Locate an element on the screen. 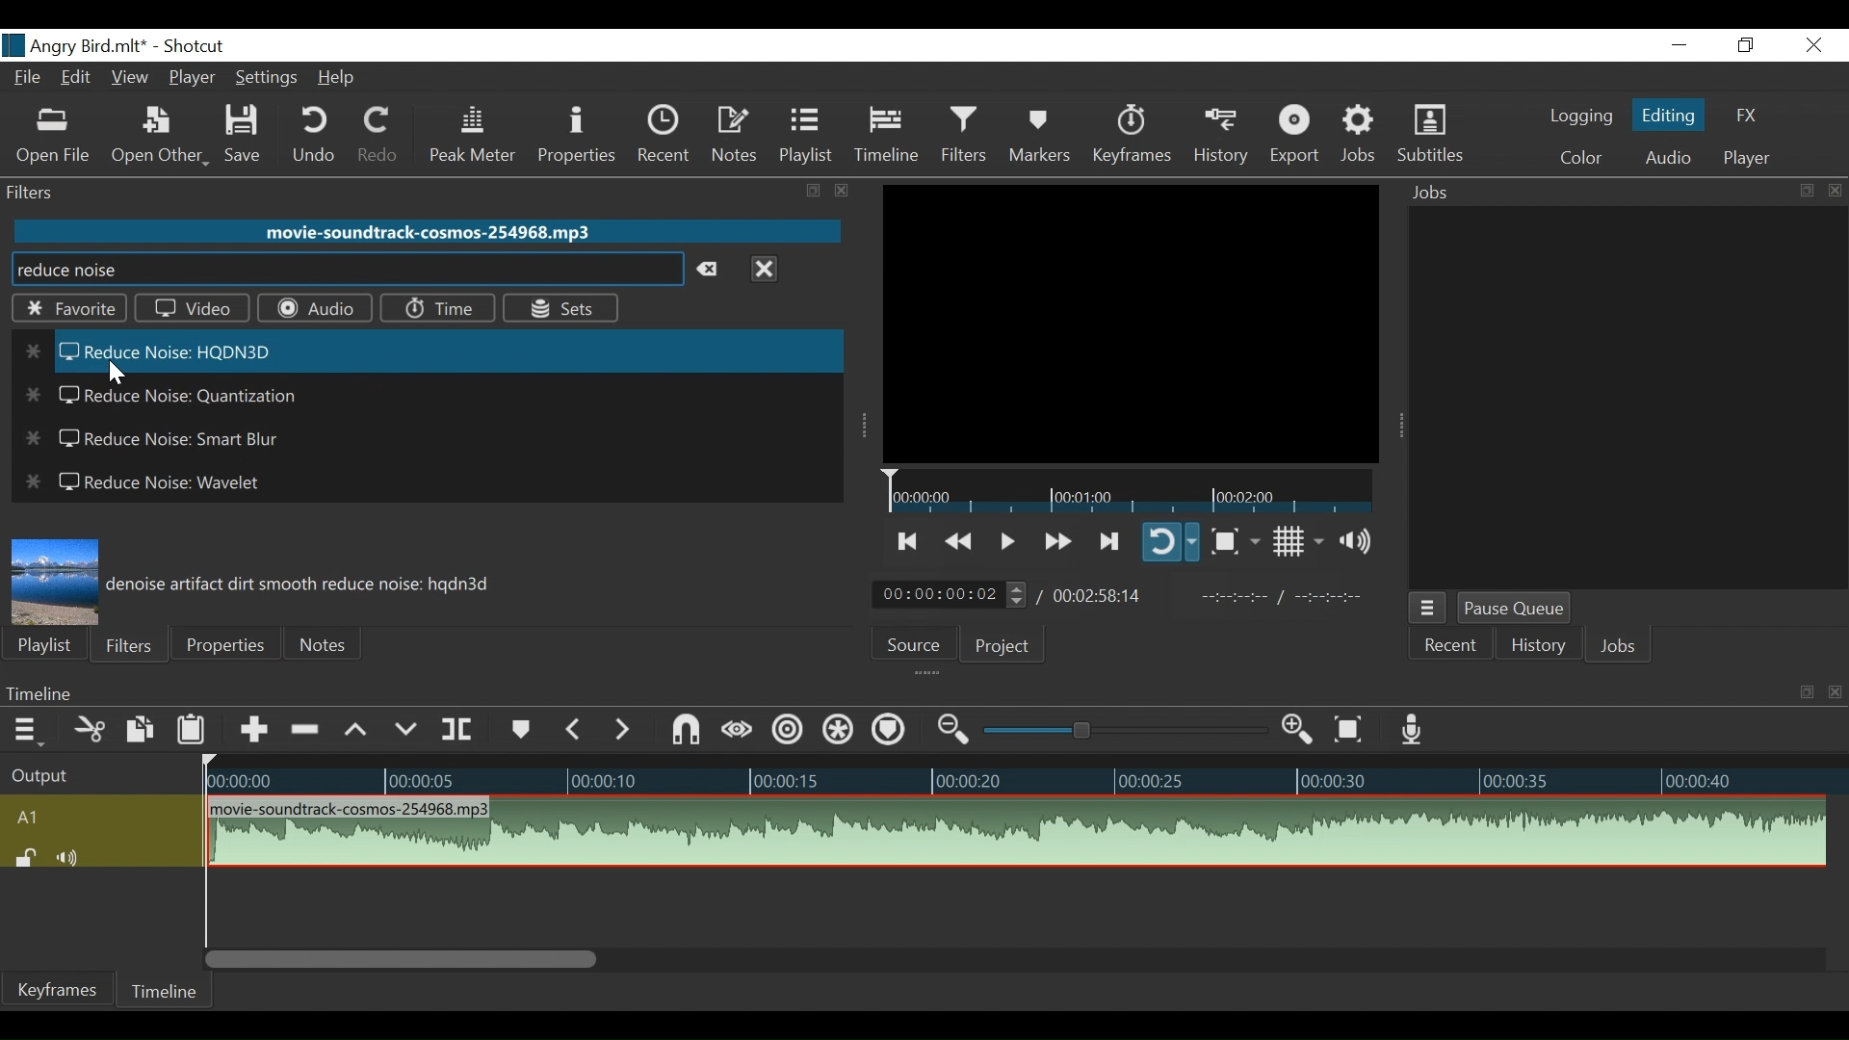 This screenshot has width=1849, height=1040. Filters is located at coordinates (125, 646).